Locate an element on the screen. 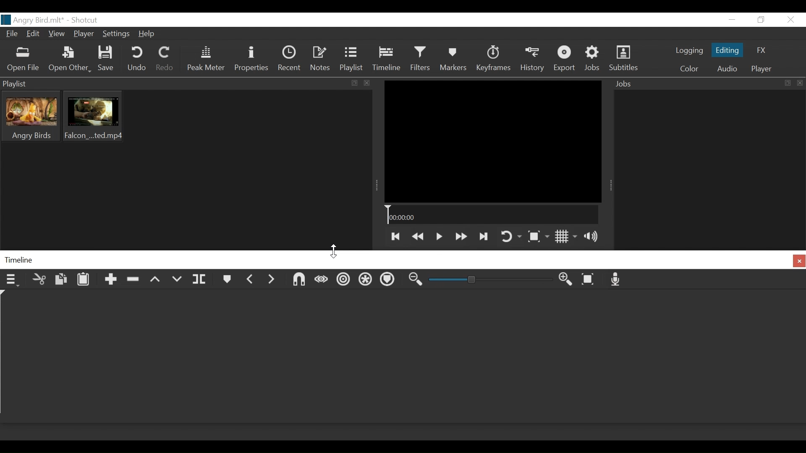 The width and height of the screenshot is (806, 453). Jobs Panel is located at coordinates (708, 83).